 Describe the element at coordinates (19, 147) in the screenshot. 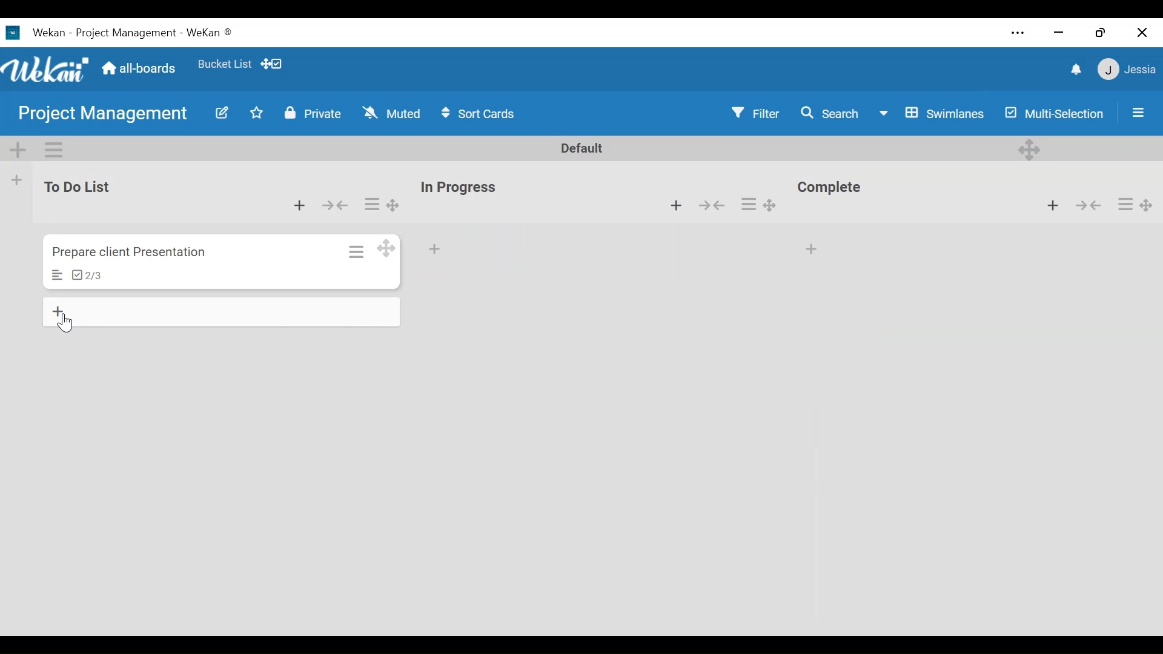

I see `Add Swimlane` at that location.